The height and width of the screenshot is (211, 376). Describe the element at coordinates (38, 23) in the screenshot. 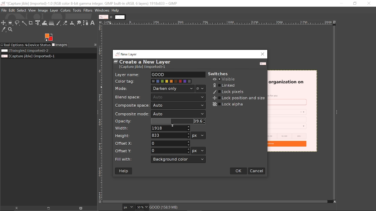

I see `Unified transform tool` at that location.